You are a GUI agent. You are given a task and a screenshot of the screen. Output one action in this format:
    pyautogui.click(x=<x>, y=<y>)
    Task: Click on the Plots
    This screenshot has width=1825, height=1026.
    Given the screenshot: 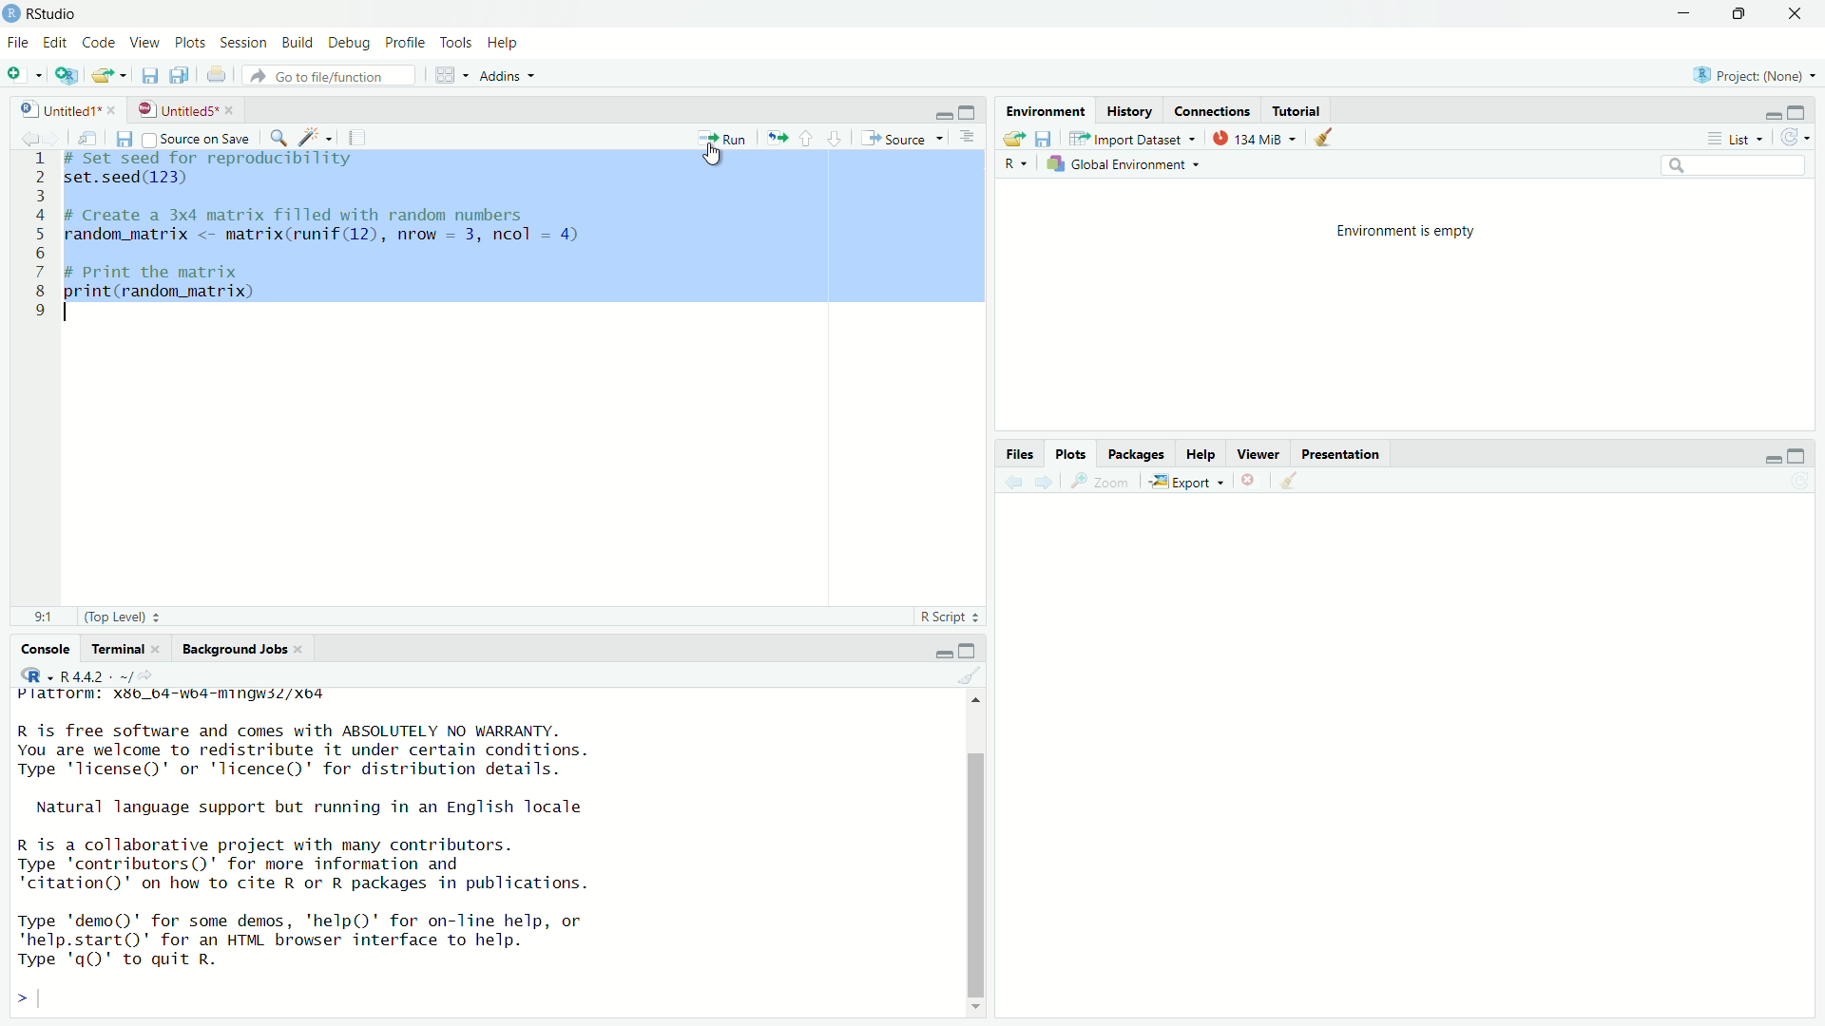 What is the action you would take?
    pyautogui.click(x=1074, y=457)
    